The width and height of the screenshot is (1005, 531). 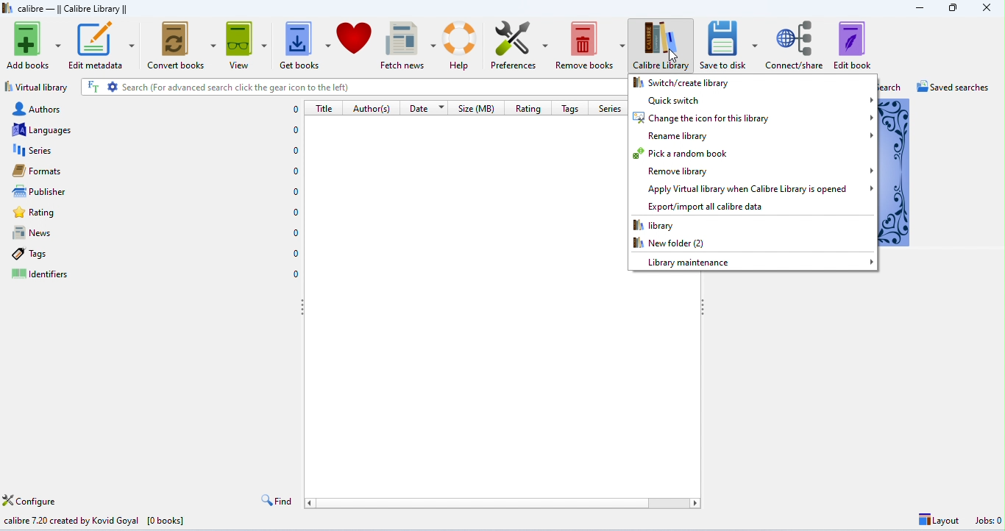 What do you see at coordinates (753, 118) in the screenshot?
I see `change the icon for this library` at bounding box center [753, 118].